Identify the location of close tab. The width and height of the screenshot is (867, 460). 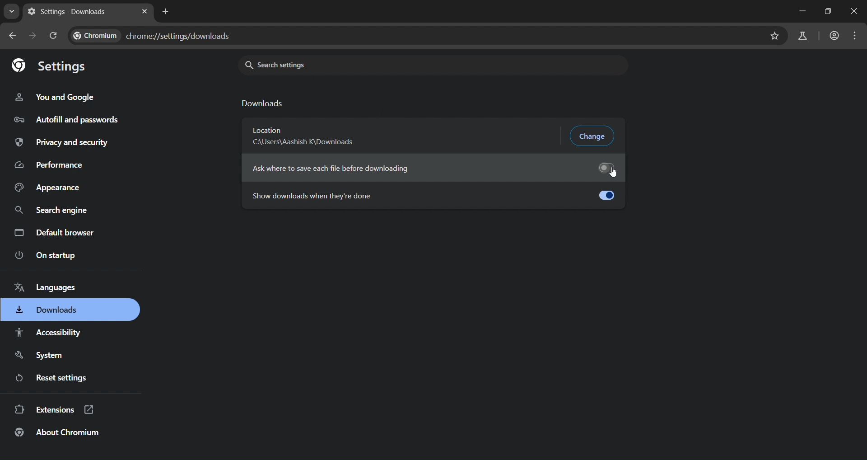
(144, 11).